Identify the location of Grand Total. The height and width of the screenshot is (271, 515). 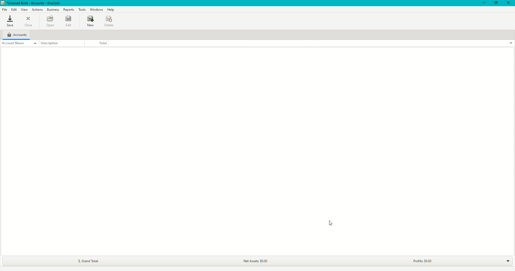
(86, 261).